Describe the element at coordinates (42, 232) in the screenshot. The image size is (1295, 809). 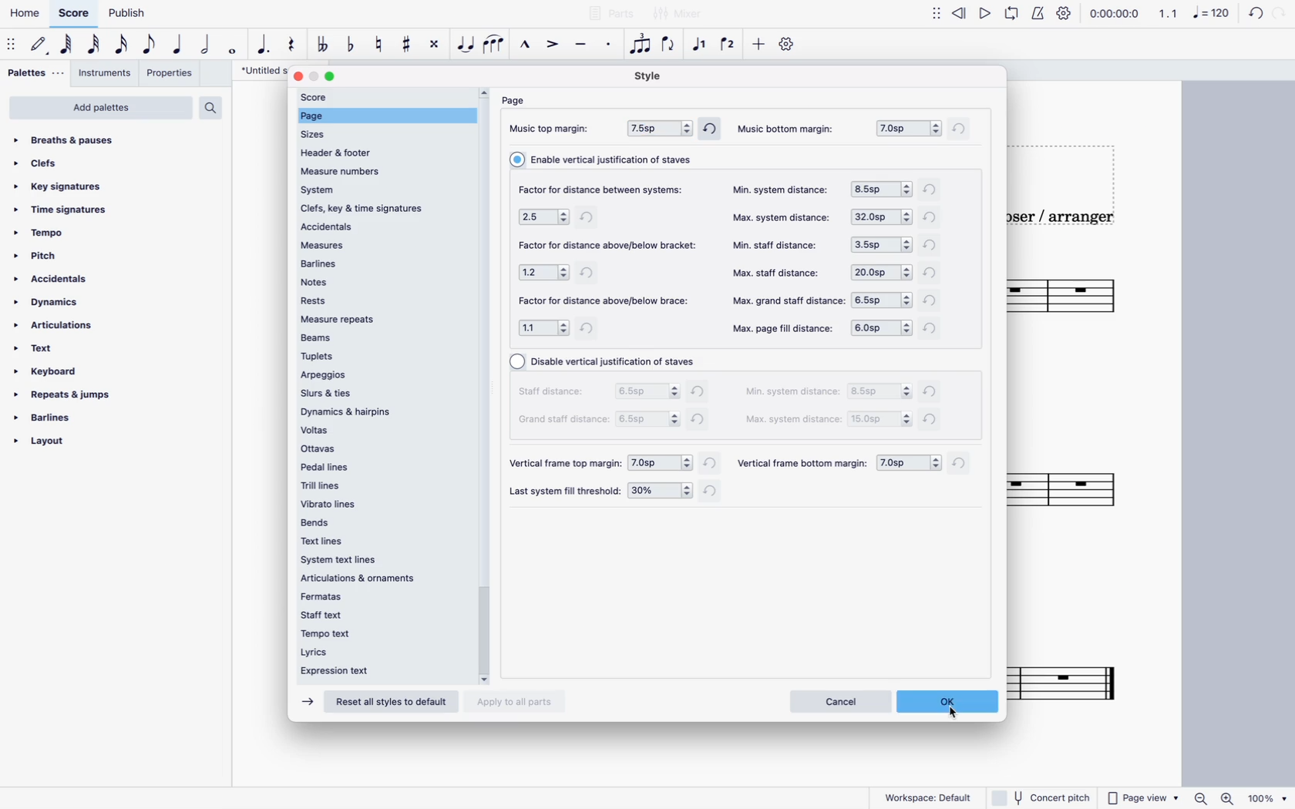
I see `tempo` at that location.